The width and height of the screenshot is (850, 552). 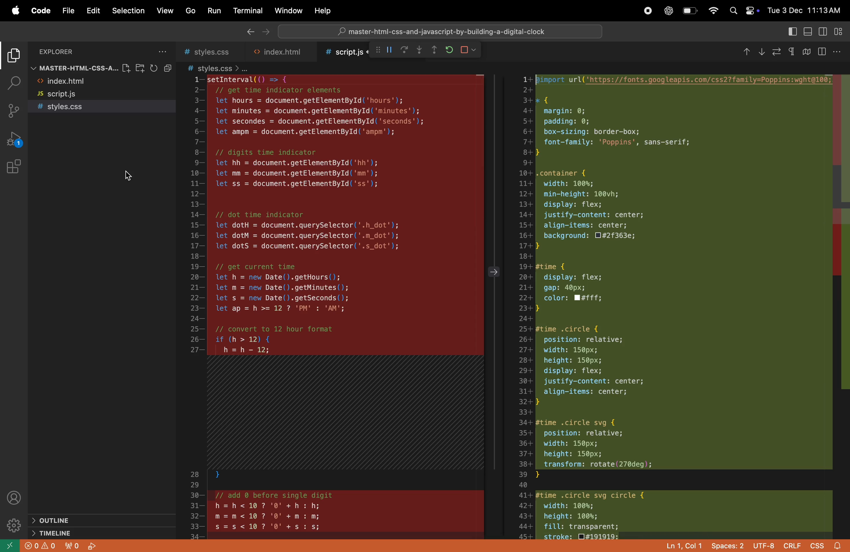 I want to click on redo, so click(x=404, y=51).